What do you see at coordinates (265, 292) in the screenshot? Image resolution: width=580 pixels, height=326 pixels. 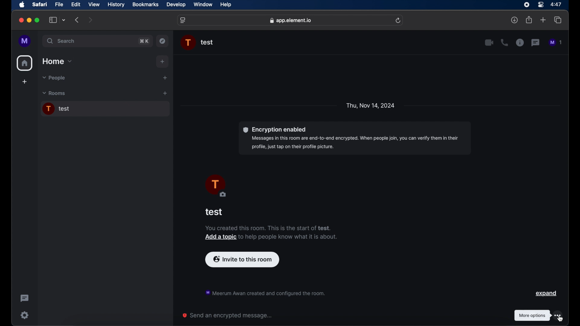 I see `notification` at bounding box center [265, 292].